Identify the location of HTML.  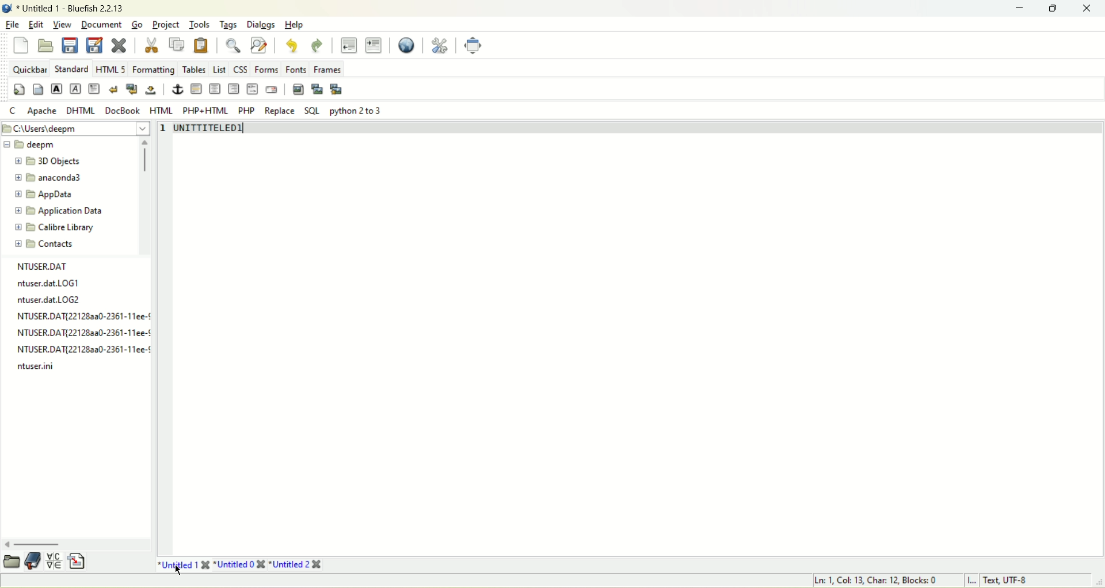
(160, 110).